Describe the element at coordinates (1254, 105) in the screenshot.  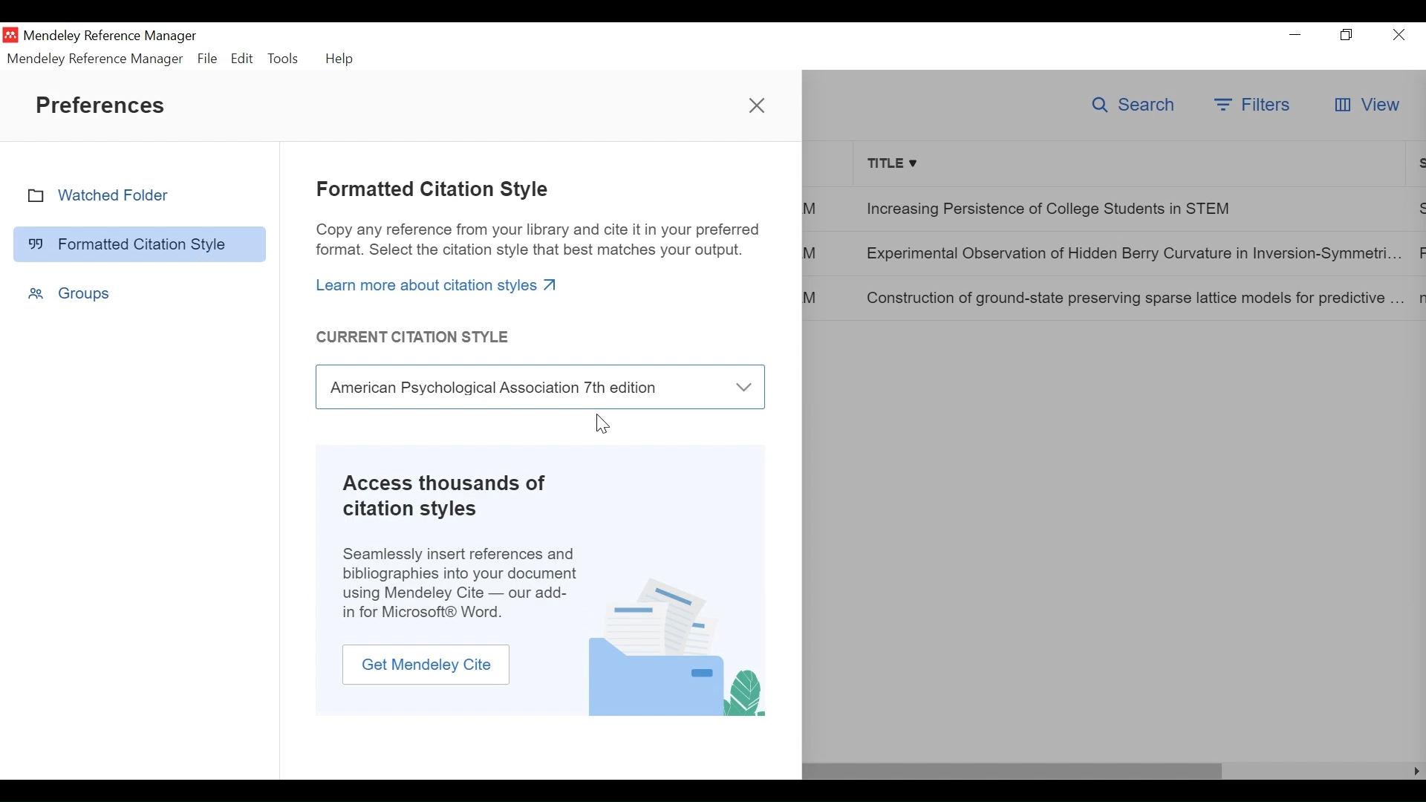
I see `Filters` at that location.